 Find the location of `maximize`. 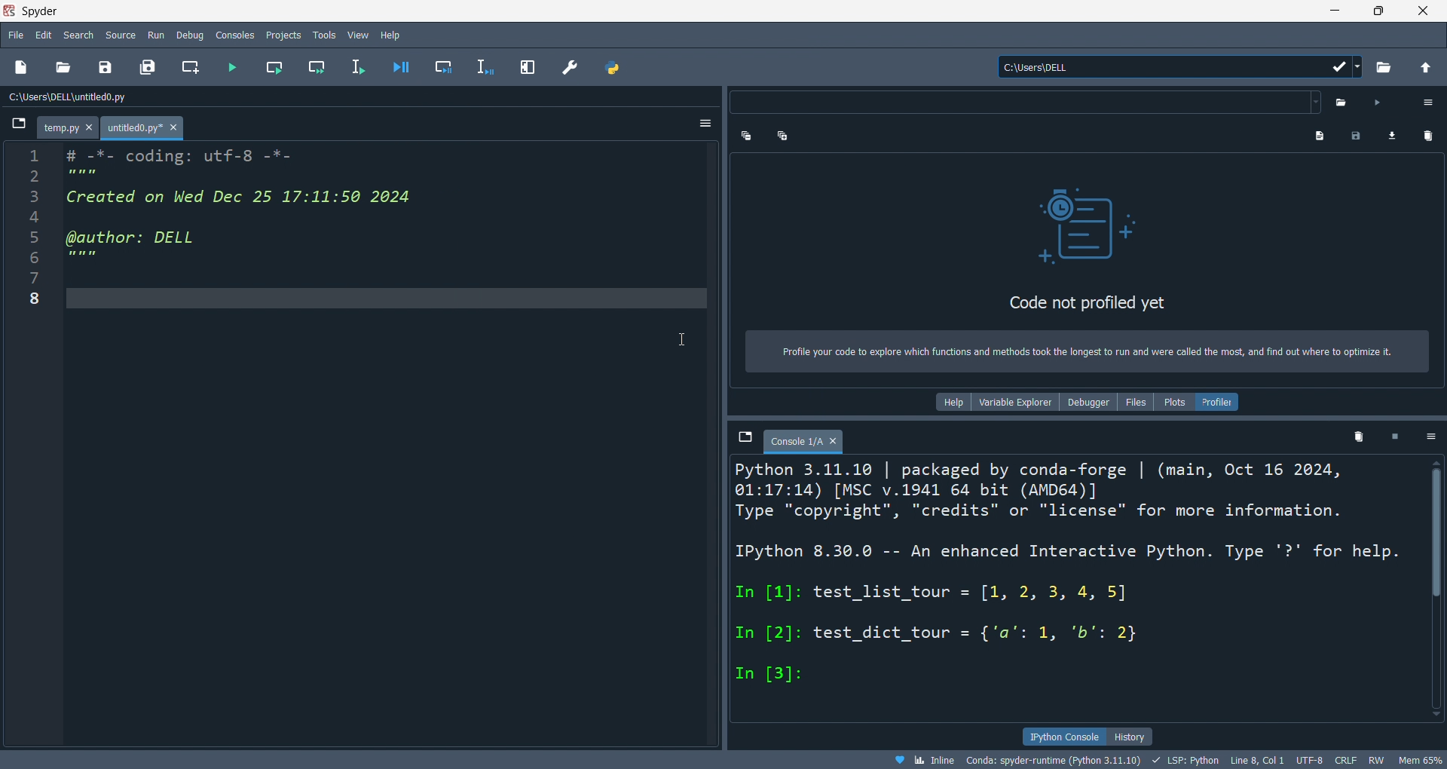

maximize is located at coordinates (1385, 11).